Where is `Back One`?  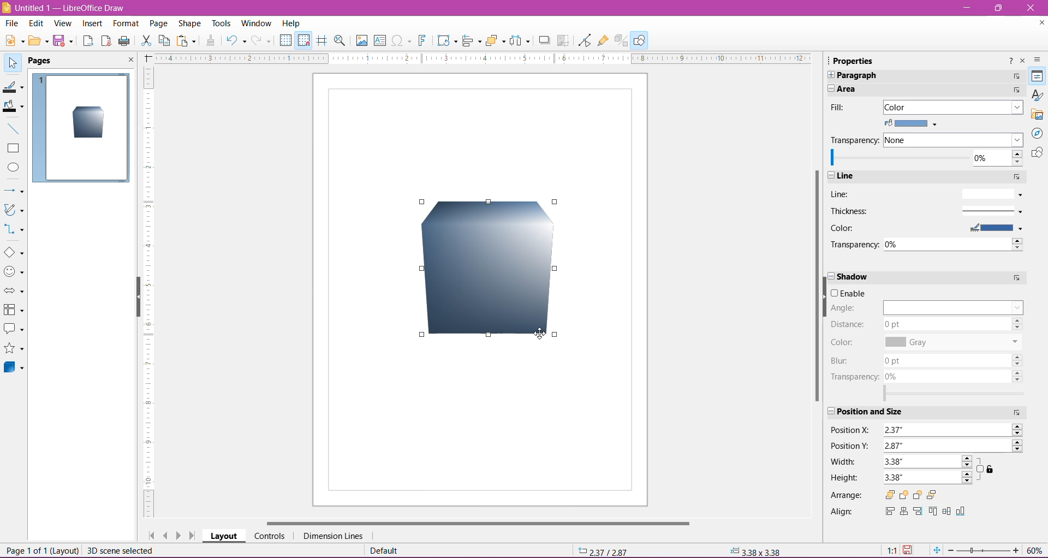
Back One is located at coordinates (916, 495).